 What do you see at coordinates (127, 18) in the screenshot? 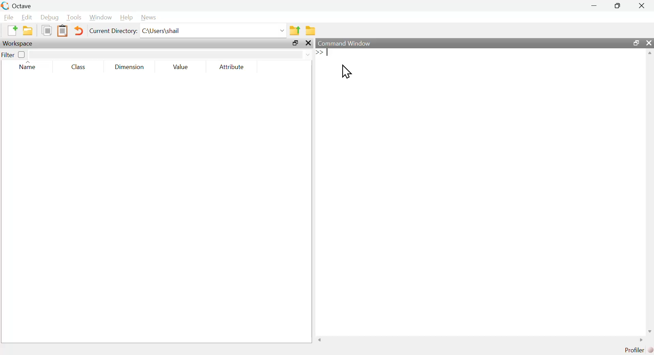
I see `Help` at bounding box center [127, 18].